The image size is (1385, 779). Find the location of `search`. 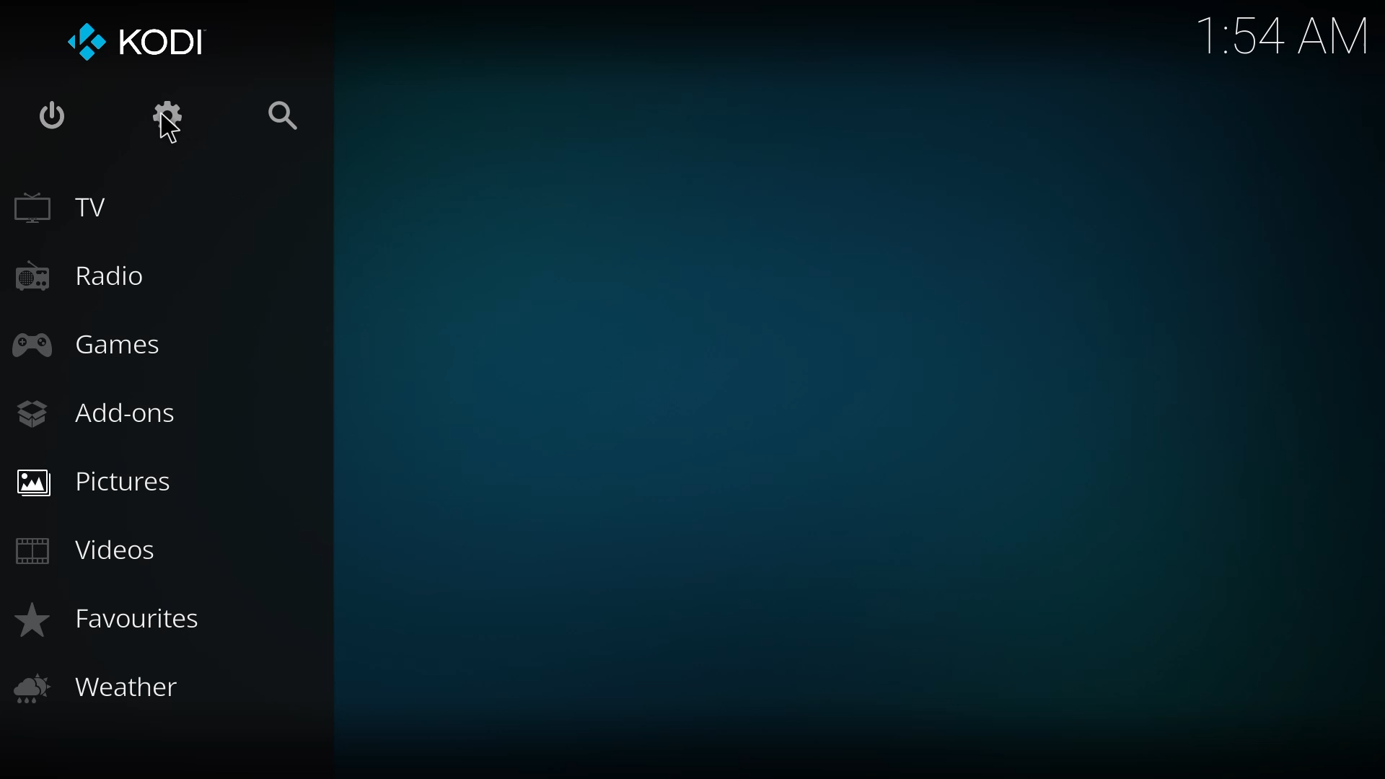

search is located at coordinates (283, 113).